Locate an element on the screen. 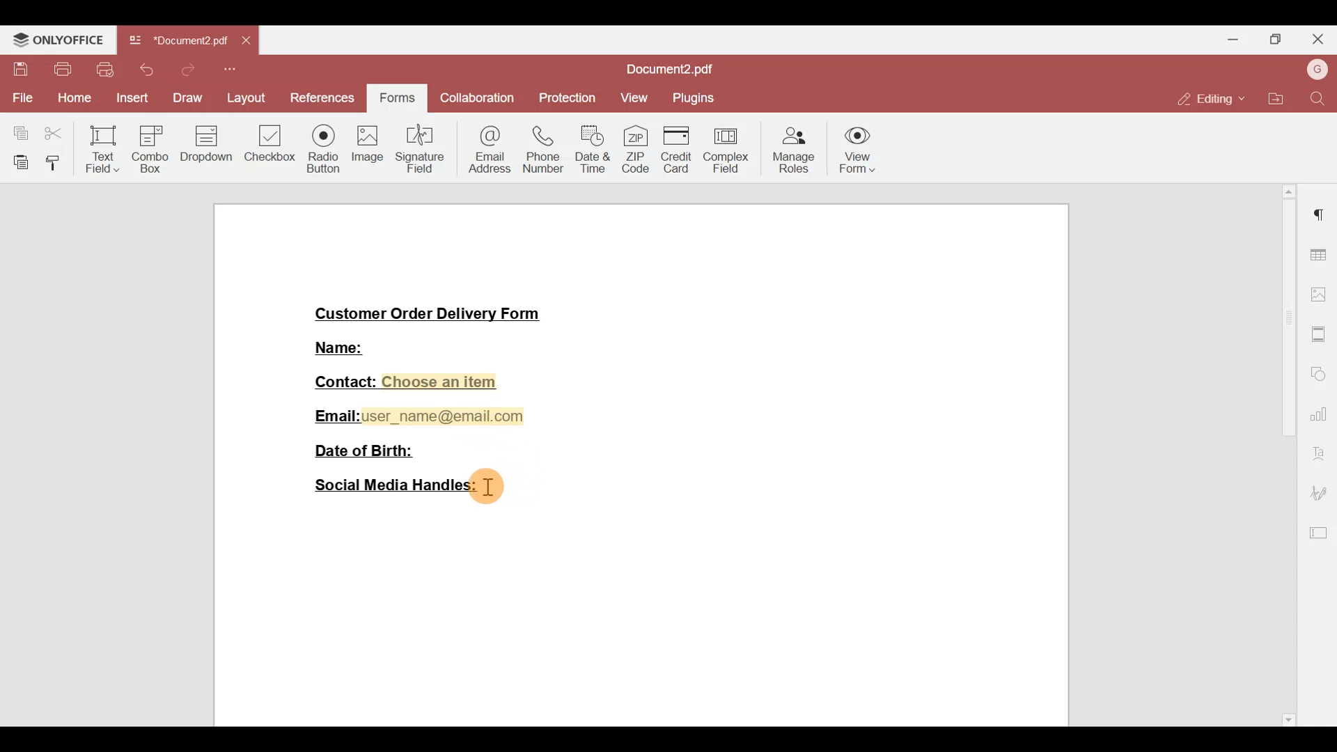 The image size is (1337, 752). Manage roles is located at coordinates (795, 148).